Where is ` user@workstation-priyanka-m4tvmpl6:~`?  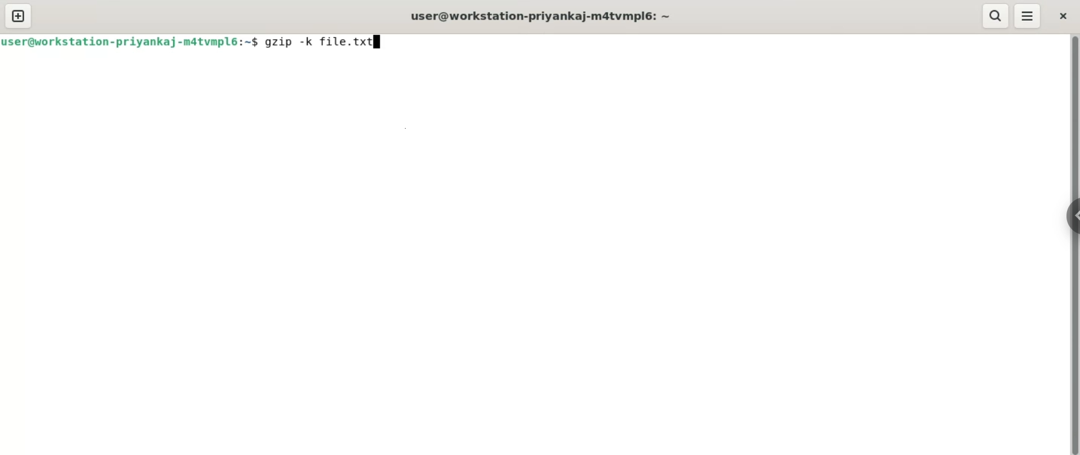  user@workstation-priyanka-m4tvmpl6:~ is located at coordinates (130, 42).